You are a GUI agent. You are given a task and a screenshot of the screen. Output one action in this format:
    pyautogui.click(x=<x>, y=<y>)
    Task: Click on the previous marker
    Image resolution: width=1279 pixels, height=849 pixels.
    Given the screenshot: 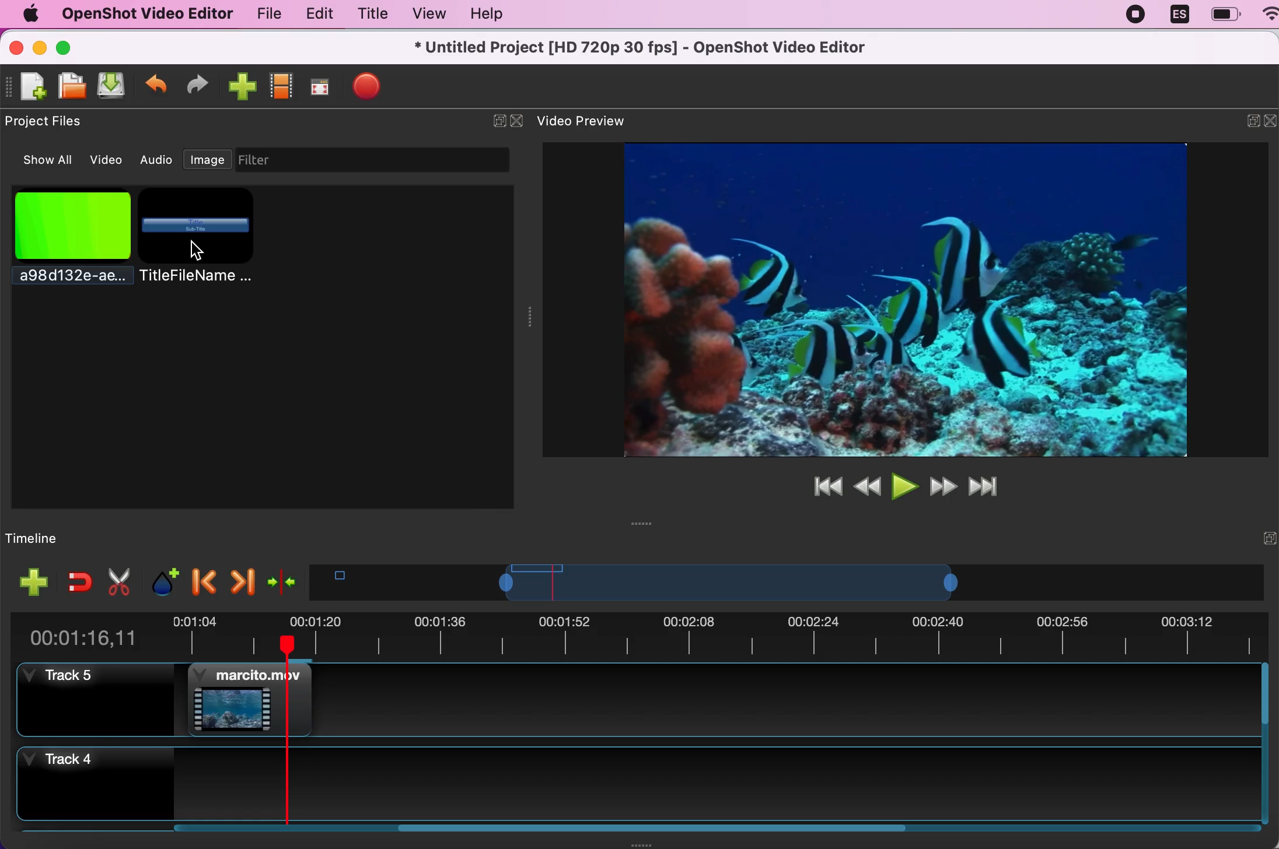 What is the action you would take?
    pyautogui.click(x=201, y=580)
    